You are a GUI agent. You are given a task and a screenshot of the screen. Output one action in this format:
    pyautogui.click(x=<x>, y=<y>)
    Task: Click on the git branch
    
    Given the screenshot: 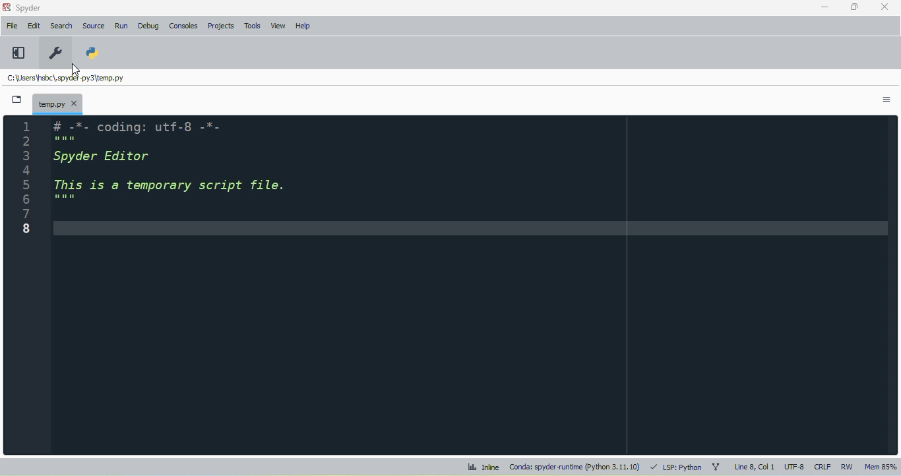 What is the action you would take?
    pyautogui.click(x=715, y=467)
    